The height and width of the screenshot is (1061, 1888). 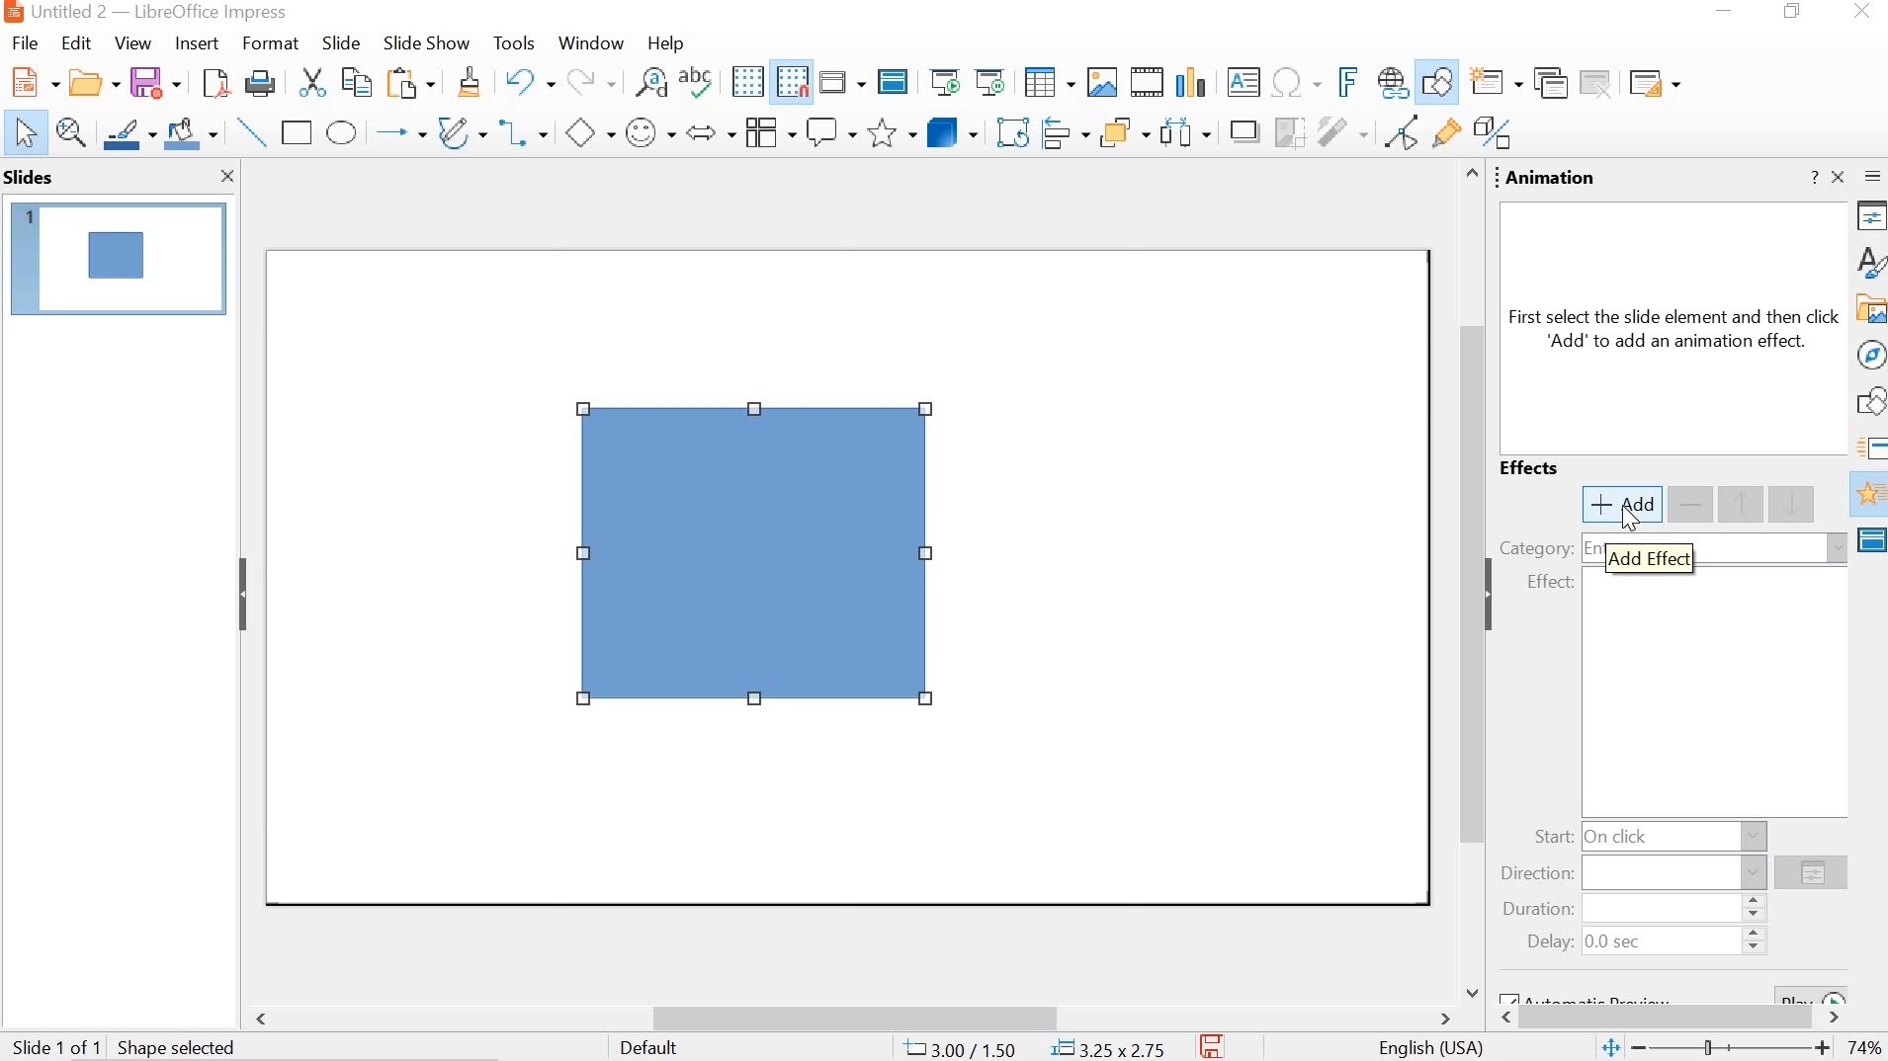 What do you see at coordinates (1011, 128) in the screenshot?
I see `rotate` at bounding box center [1011, 128].